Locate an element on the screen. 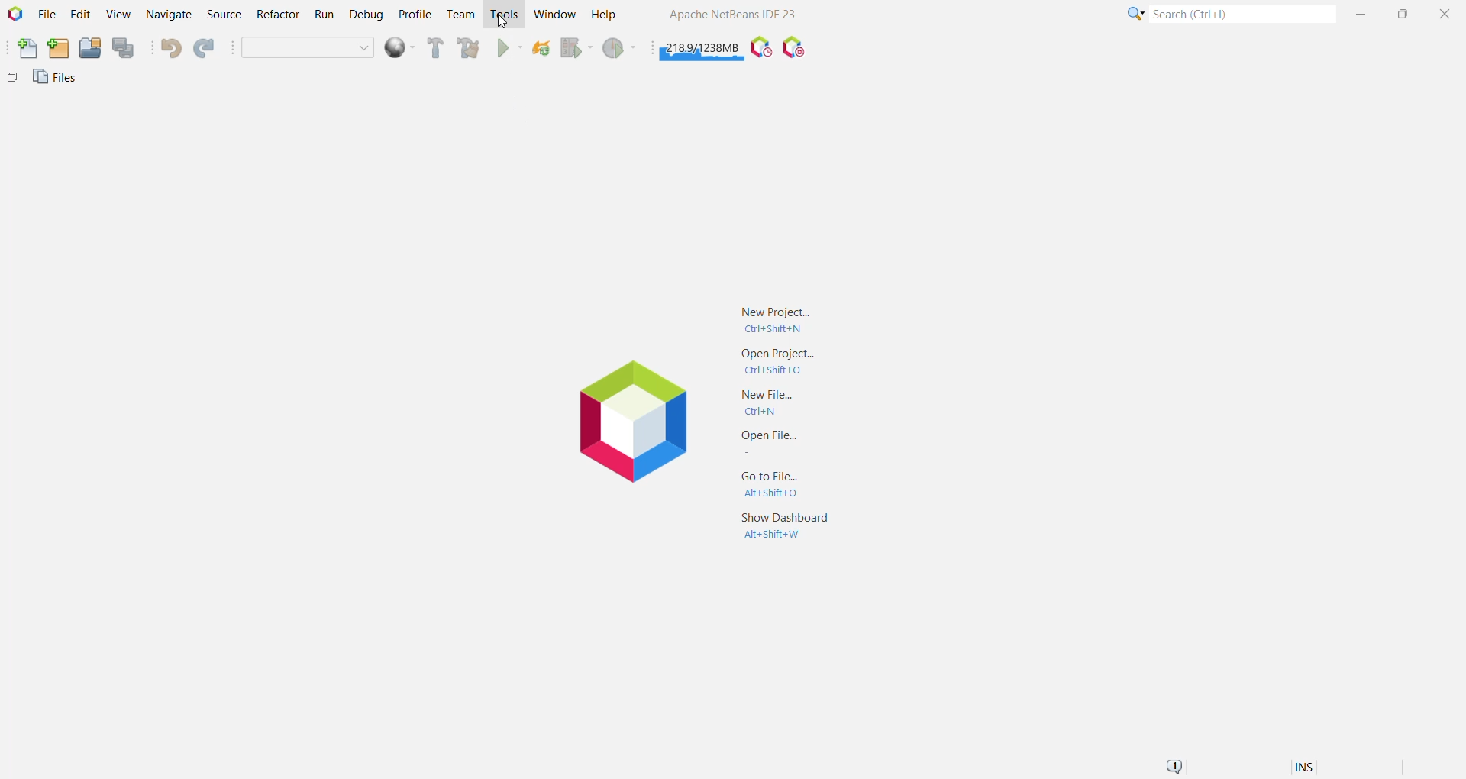 This screenshot has width=1466, height=779. Undo is located at coordinates (170, 48).